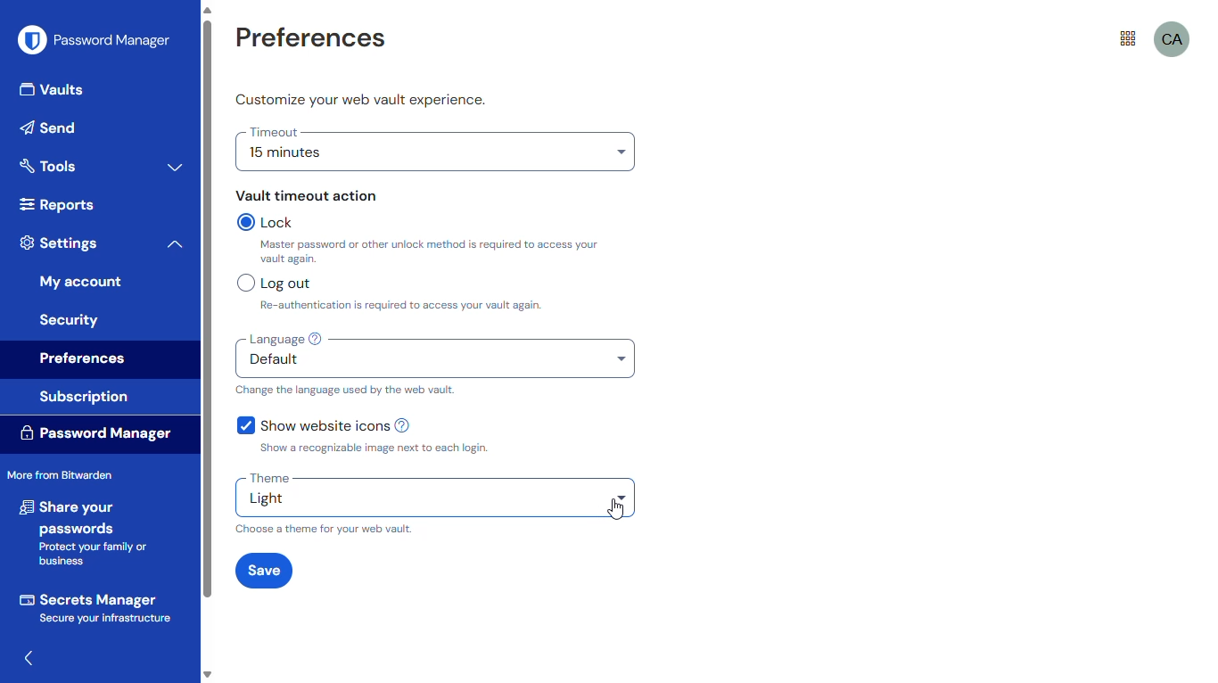  Describe the element at coordinates (95, 39) in the screenshot. I see `password manager` at that location.